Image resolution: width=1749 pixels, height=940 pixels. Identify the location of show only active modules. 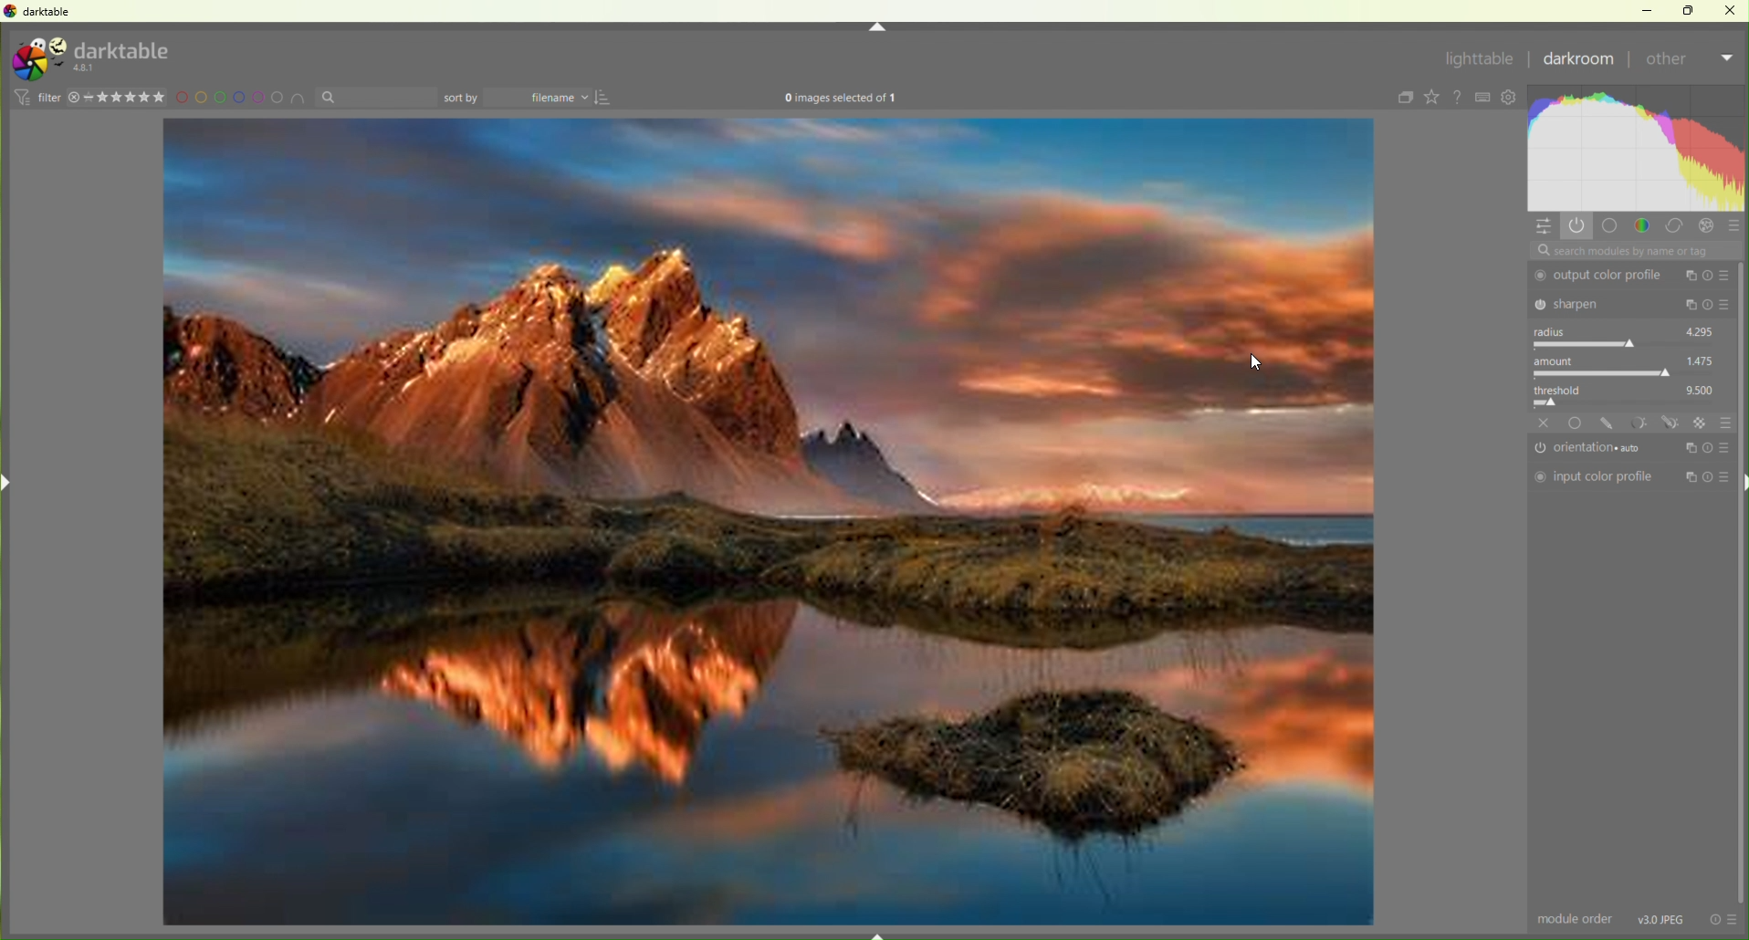
(1579, 225).